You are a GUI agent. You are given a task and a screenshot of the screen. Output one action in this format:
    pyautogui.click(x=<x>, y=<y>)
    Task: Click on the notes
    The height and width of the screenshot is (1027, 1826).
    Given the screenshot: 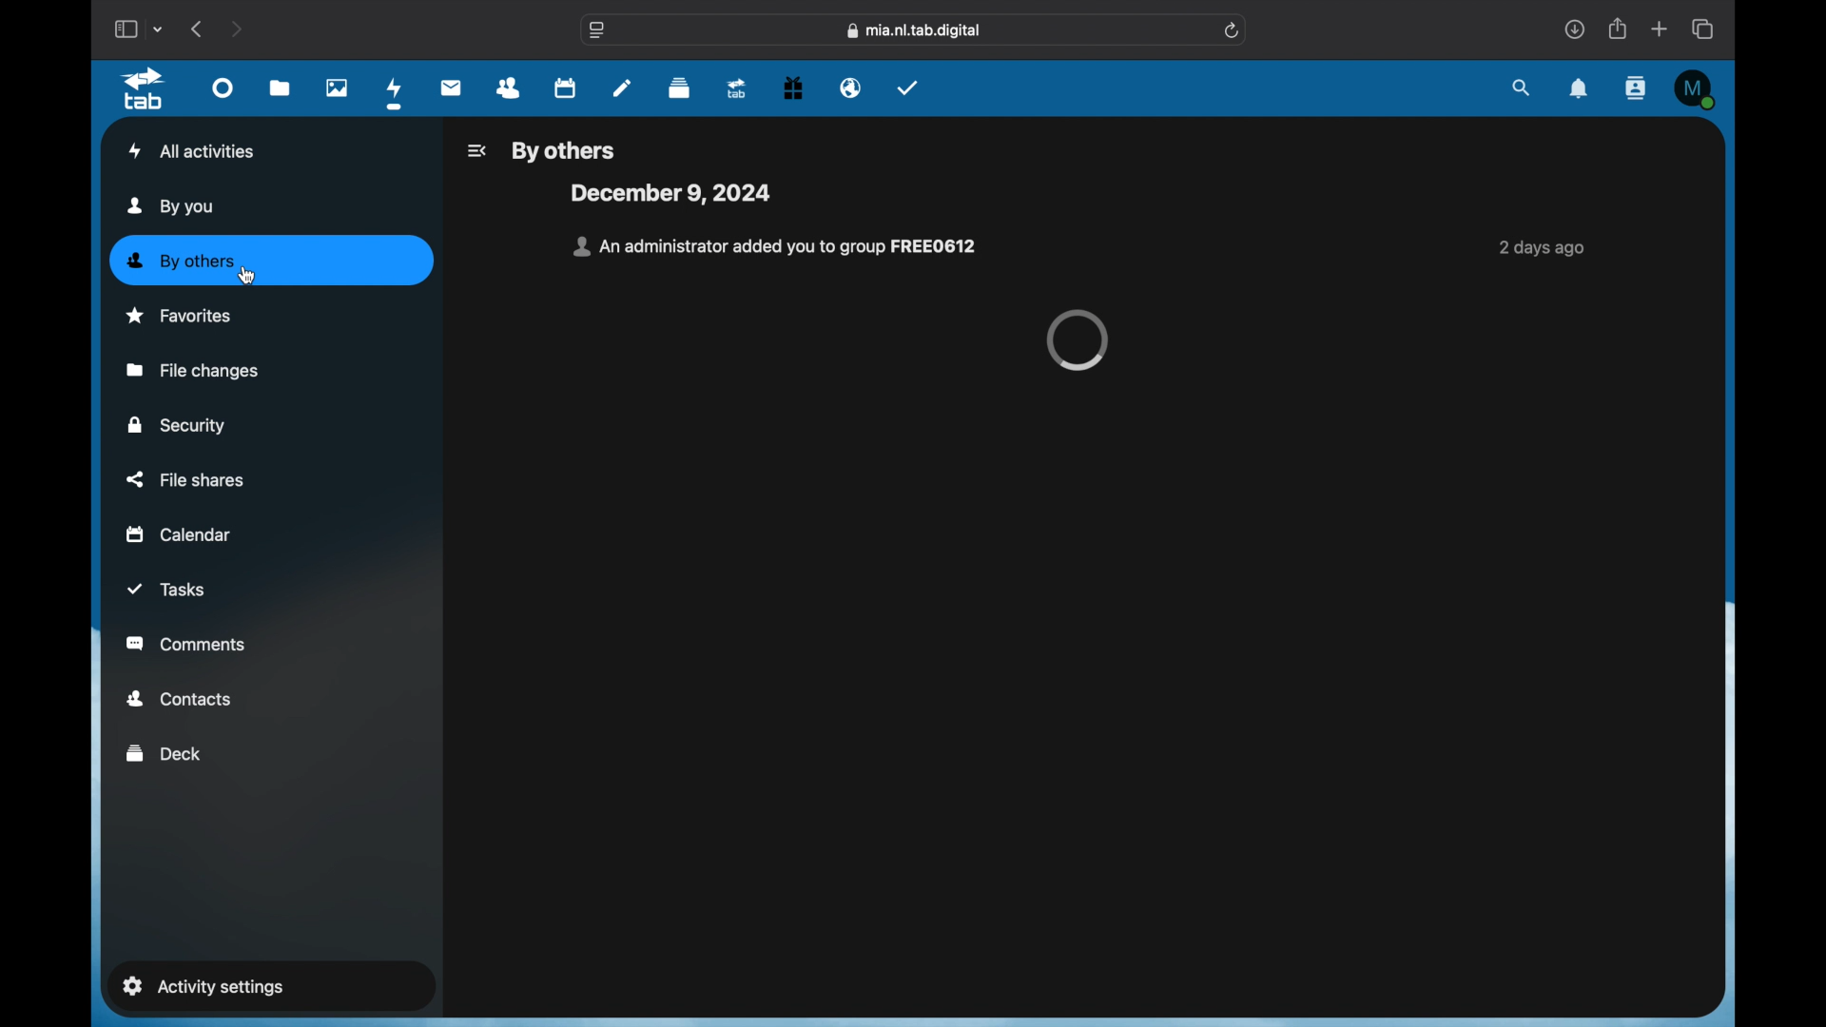 What is the action you would take?
    pyautogui.click(x=621, y=87)
    